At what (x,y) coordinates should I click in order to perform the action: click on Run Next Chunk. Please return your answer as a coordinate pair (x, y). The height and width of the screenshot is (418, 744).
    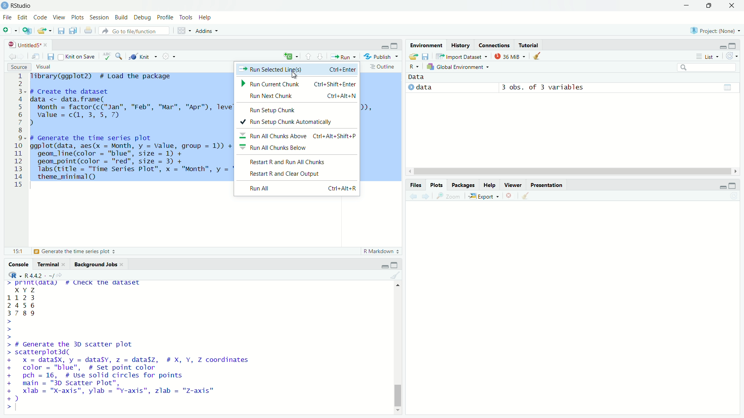
    Looking at the image, I should click on (300, 96).